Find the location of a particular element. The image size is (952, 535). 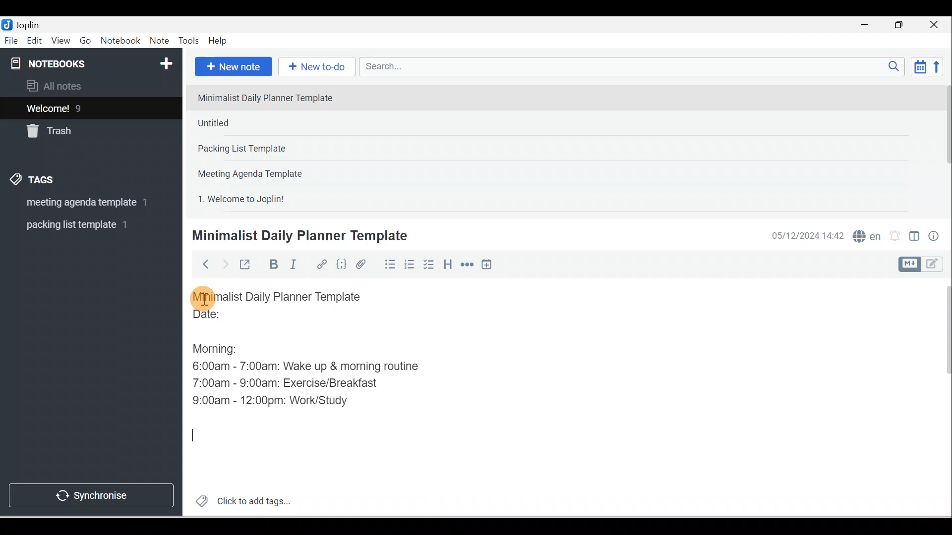

Note is located at coordinates (158, 41).